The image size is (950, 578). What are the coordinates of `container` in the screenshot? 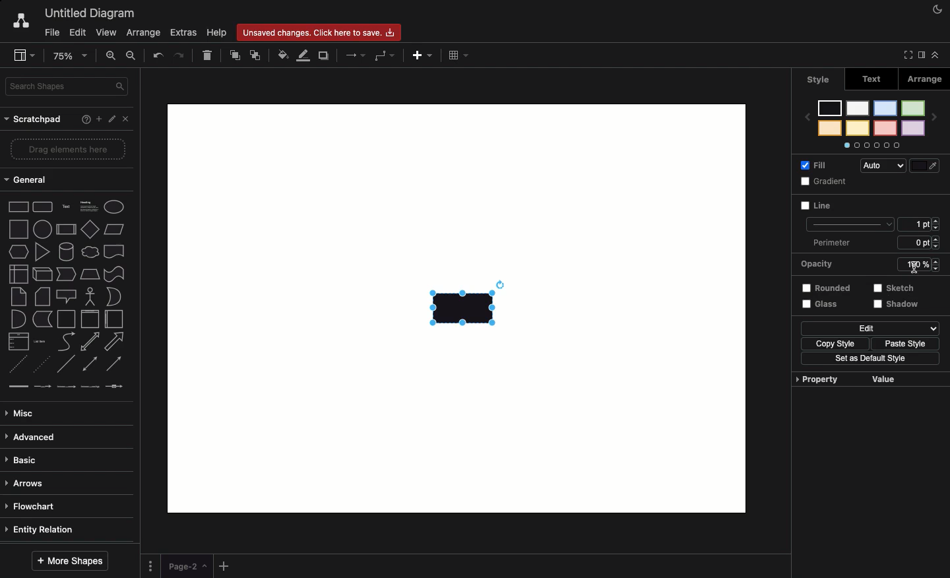 It's located at (66, 318).